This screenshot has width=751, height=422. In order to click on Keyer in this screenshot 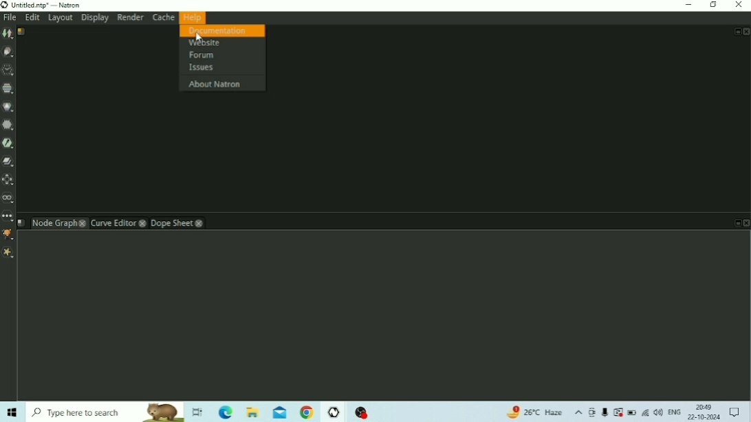, I will do `click(9, 144)`.